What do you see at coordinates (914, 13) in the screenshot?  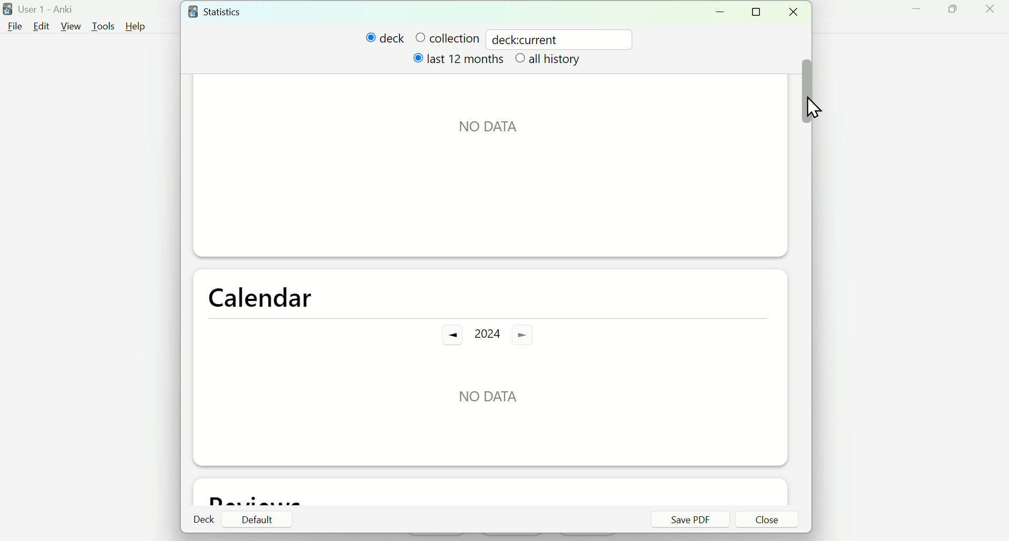 I see `Minimize` at bounding box center [914, 13].